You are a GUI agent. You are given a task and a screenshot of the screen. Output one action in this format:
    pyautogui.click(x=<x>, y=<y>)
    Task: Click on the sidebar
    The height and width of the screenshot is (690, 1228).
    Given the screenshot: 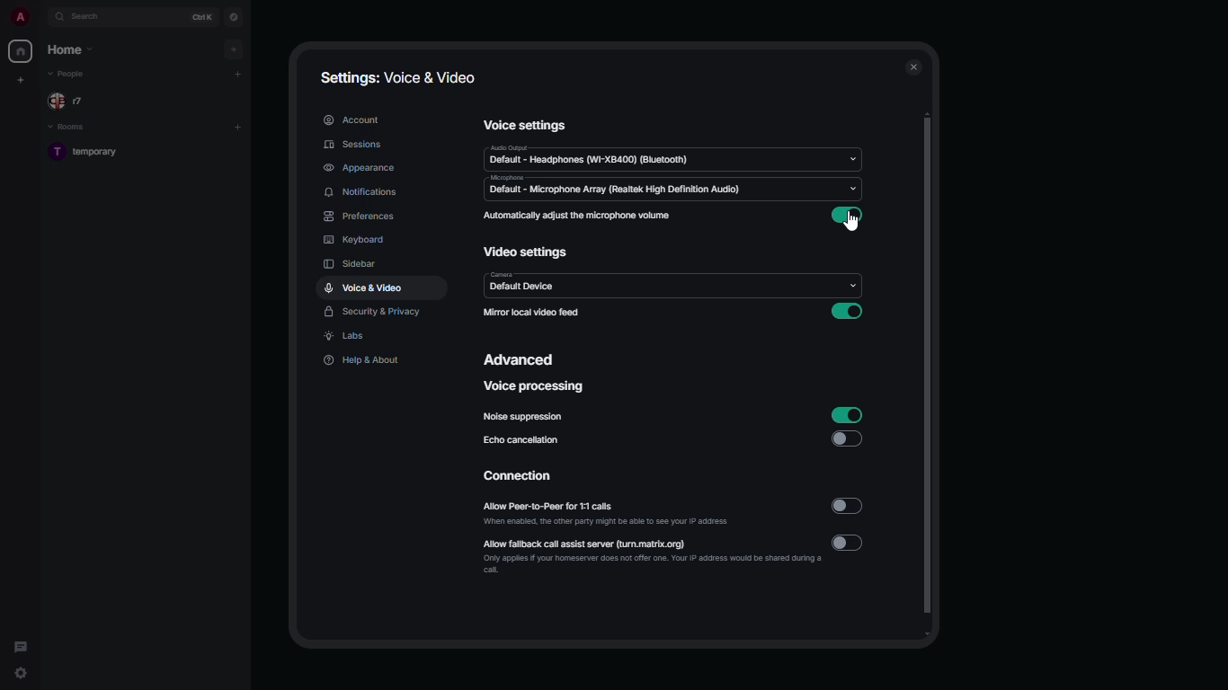 What is the action you would take?
    pyautogui.click(x=351, y=264)
    